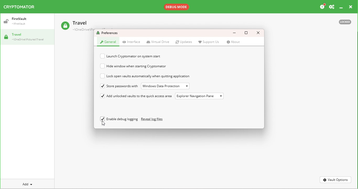 This screenshot has width=358, height=189. I want to click on firstVault, so click(21, 22).